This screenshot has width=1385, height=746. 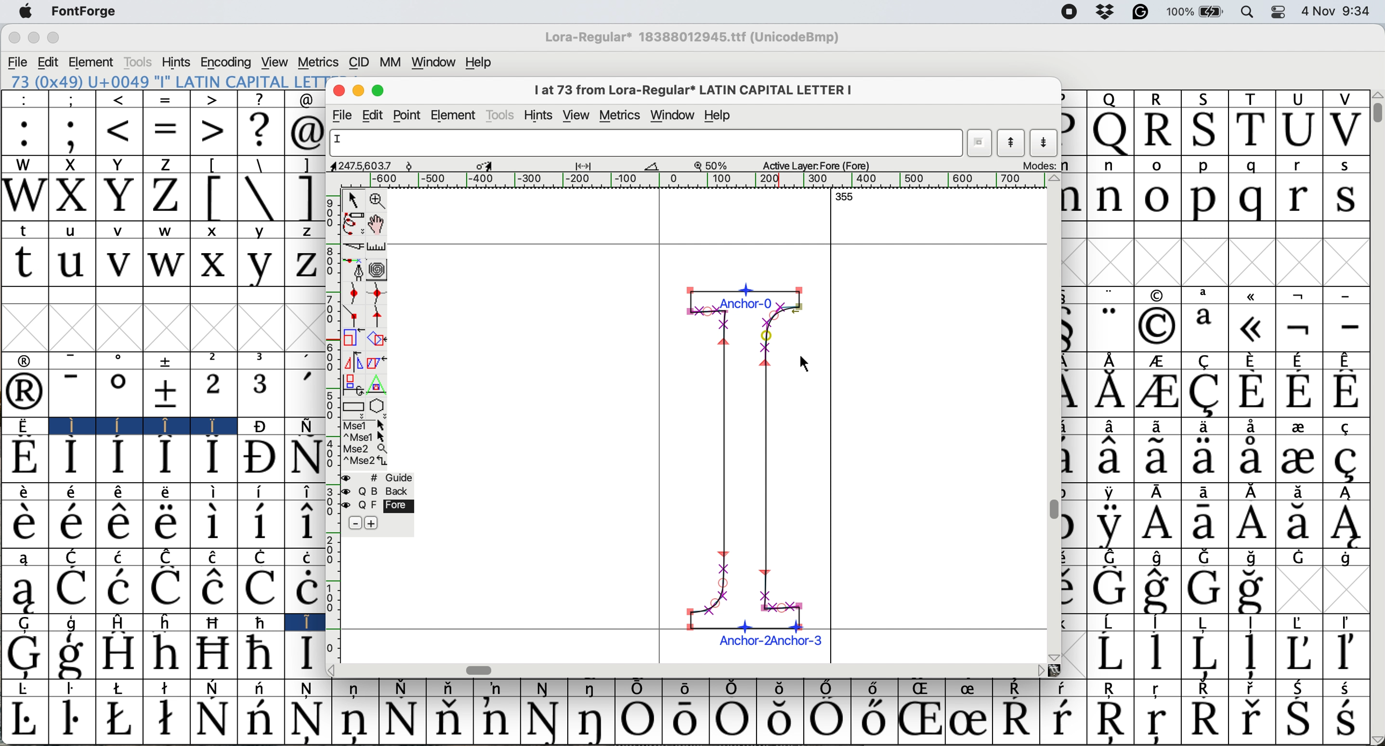 What do you see at coordinates (1347, 492) in the screenshot?
I see `Symbol` at bounding box center [1347, 492].